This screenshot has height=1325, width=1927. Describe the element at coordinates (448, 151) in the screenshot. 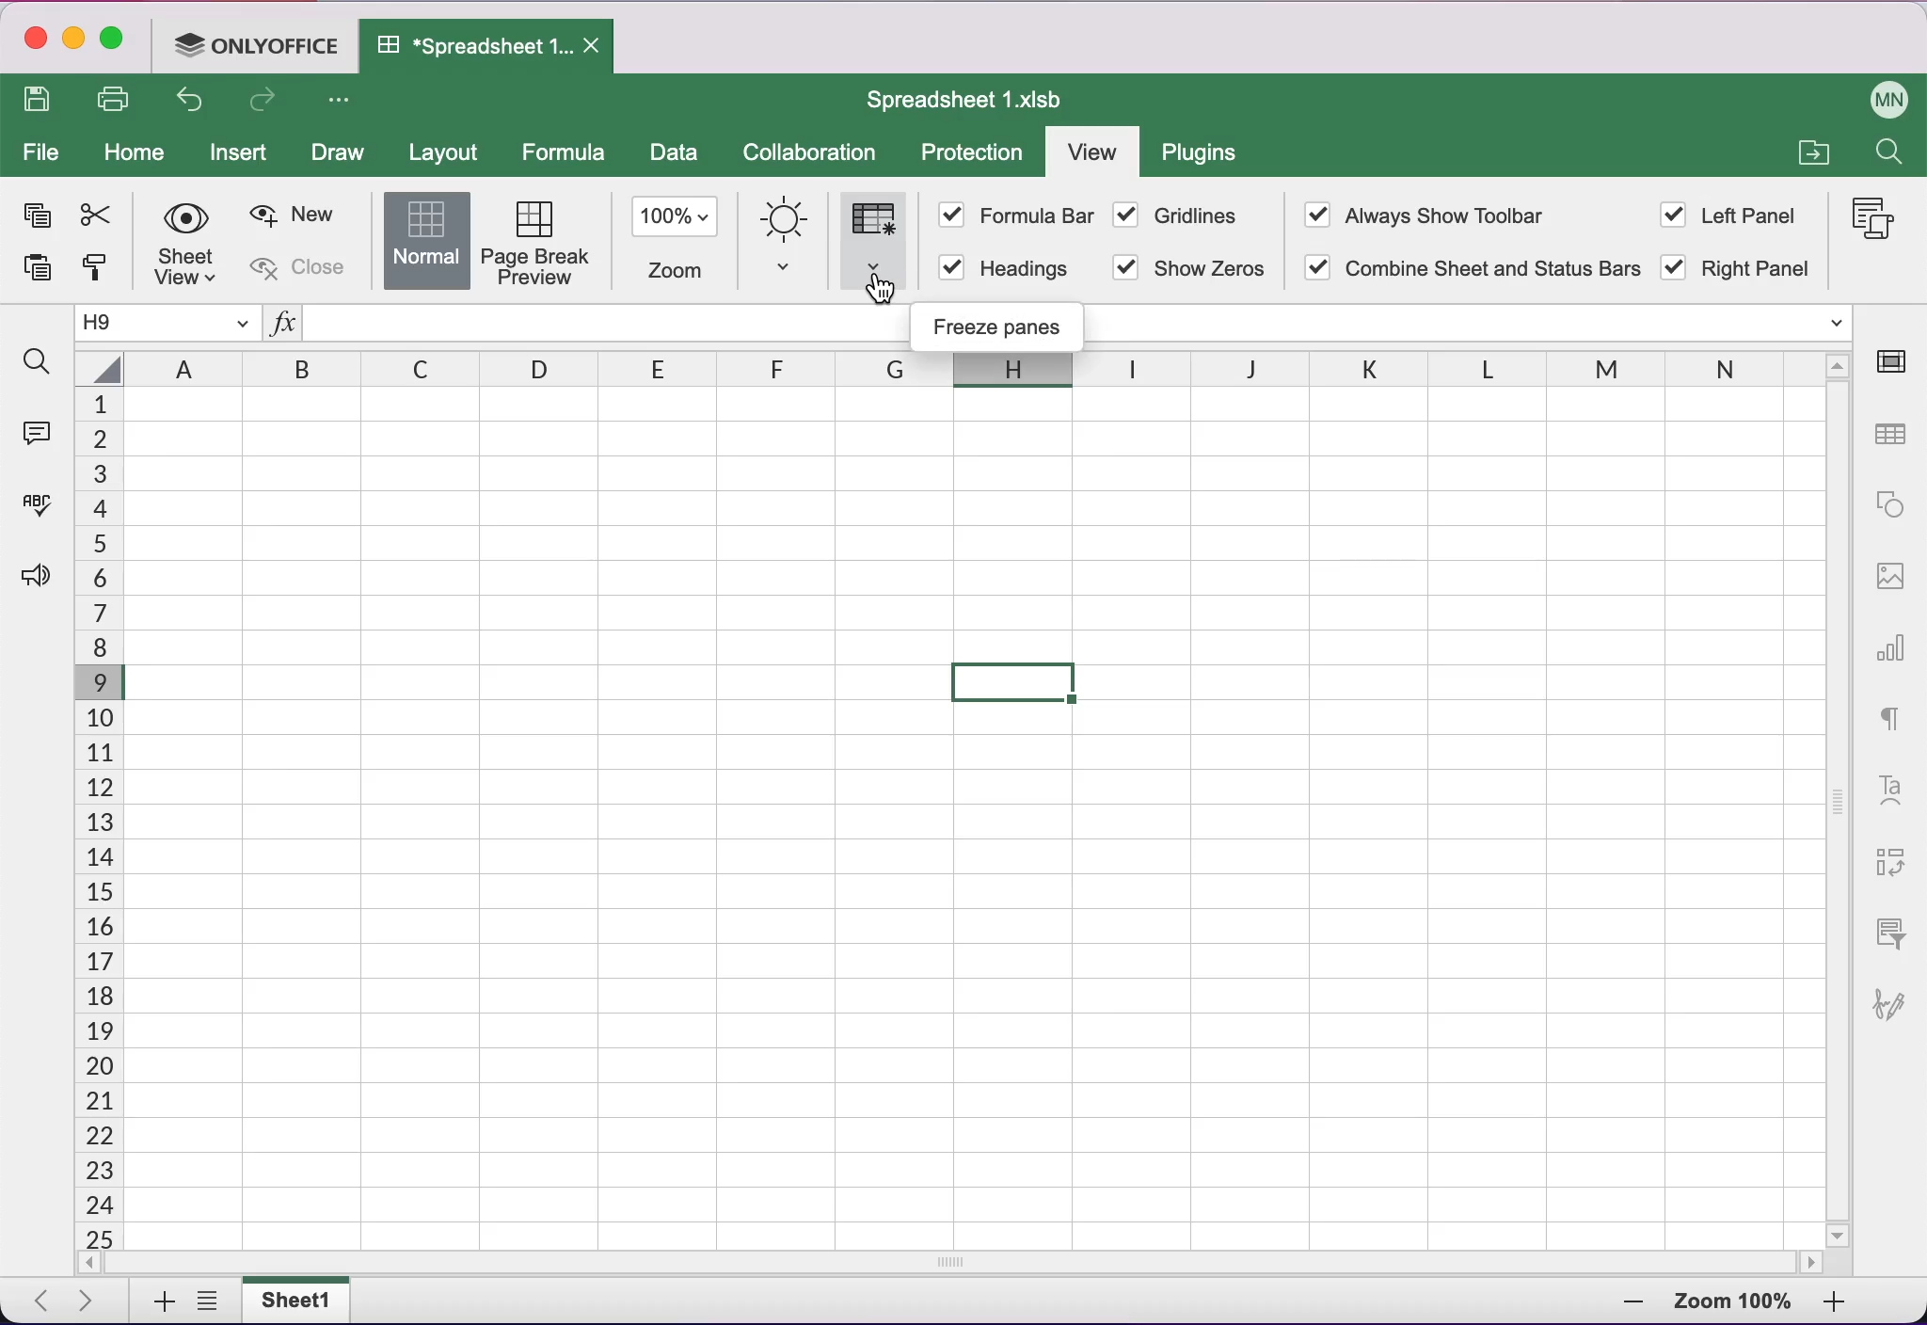

I see `layout` at that location.